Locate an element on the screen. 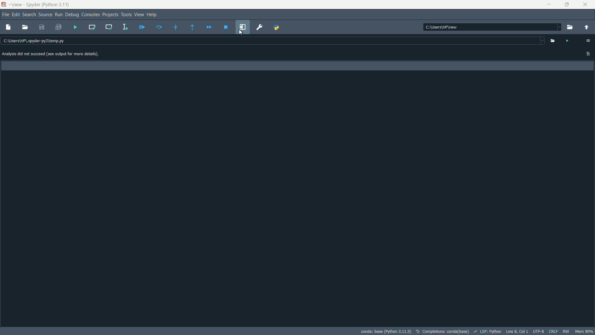 The width and height of the screenshot is (595, 335). app icon is located at coordinates (4, 5).